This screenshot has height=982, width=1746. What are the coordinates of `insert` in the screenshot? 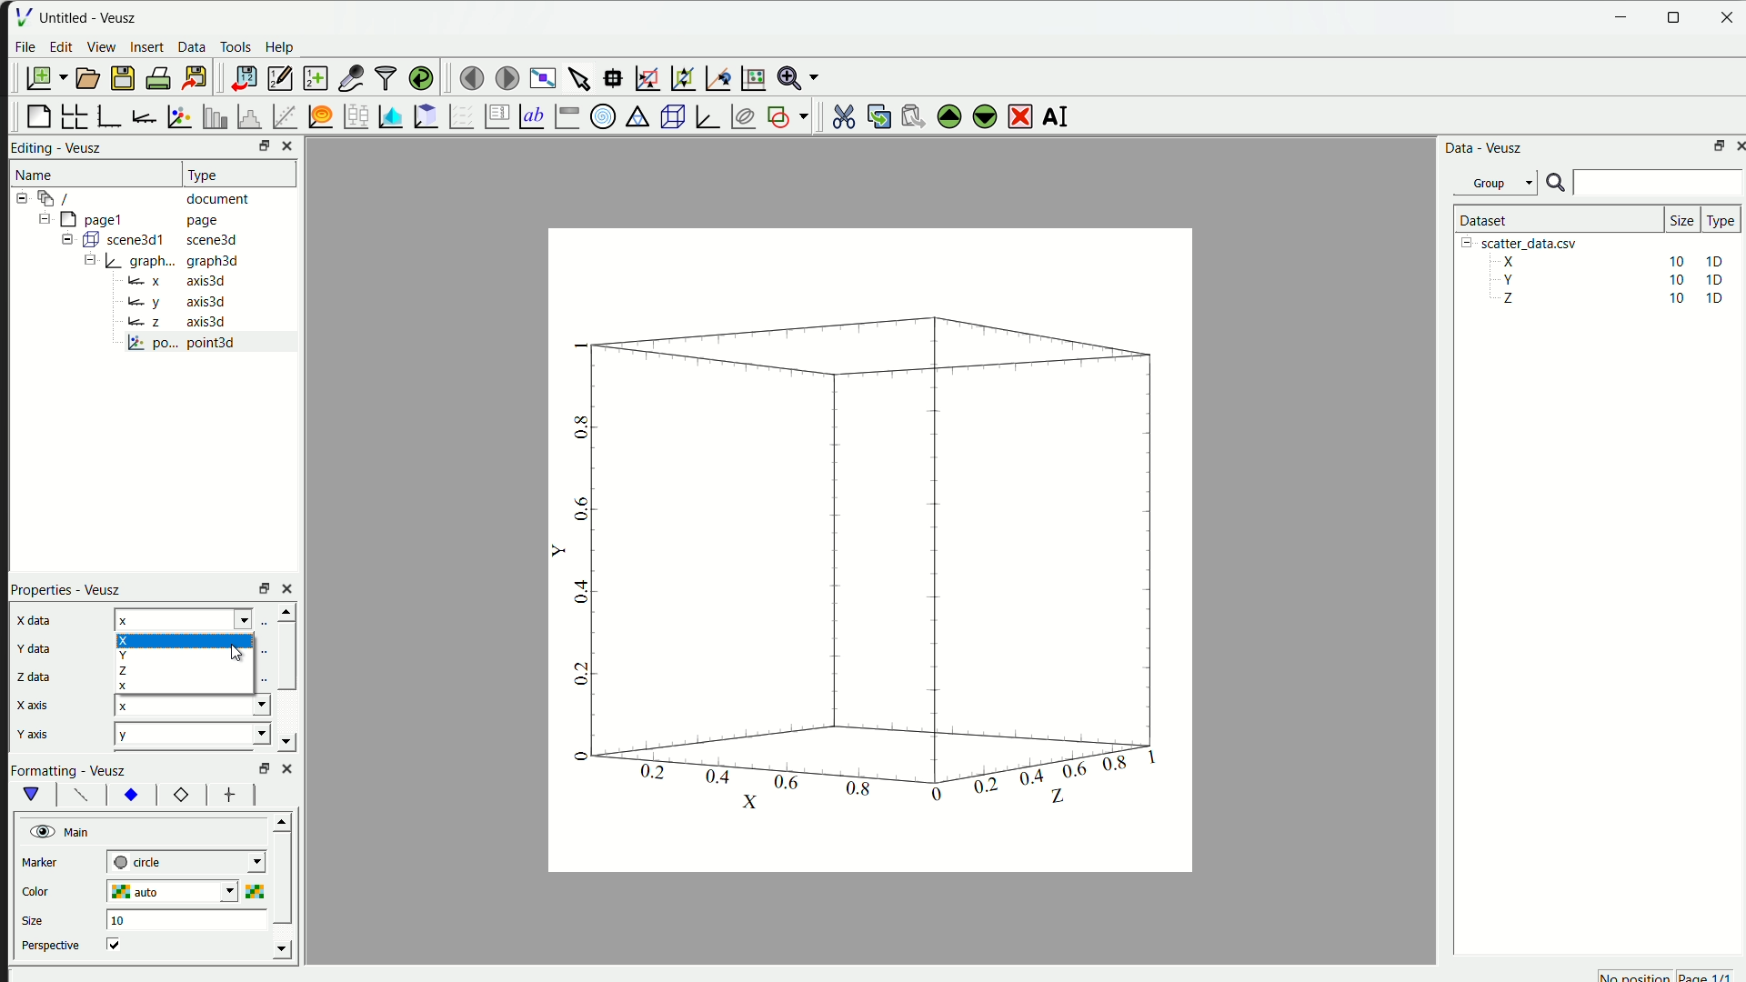 It's located at (146, 48).